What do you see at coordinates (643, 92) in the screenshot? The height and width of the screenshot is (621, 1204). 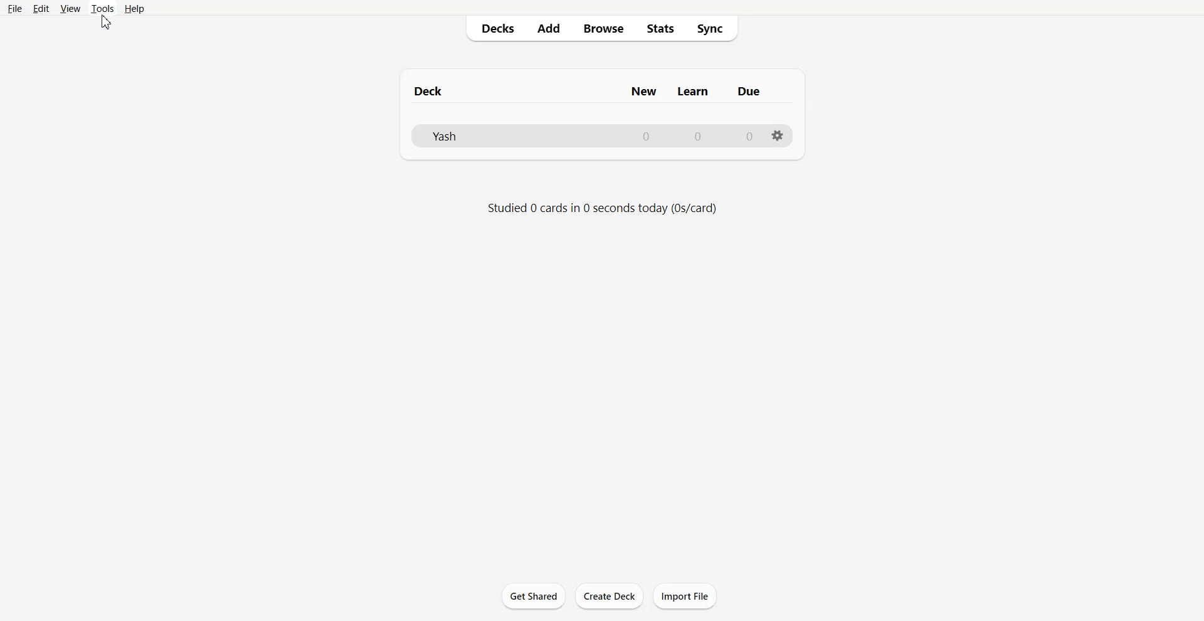 I see `Column name` at bounding box center [643, 92].